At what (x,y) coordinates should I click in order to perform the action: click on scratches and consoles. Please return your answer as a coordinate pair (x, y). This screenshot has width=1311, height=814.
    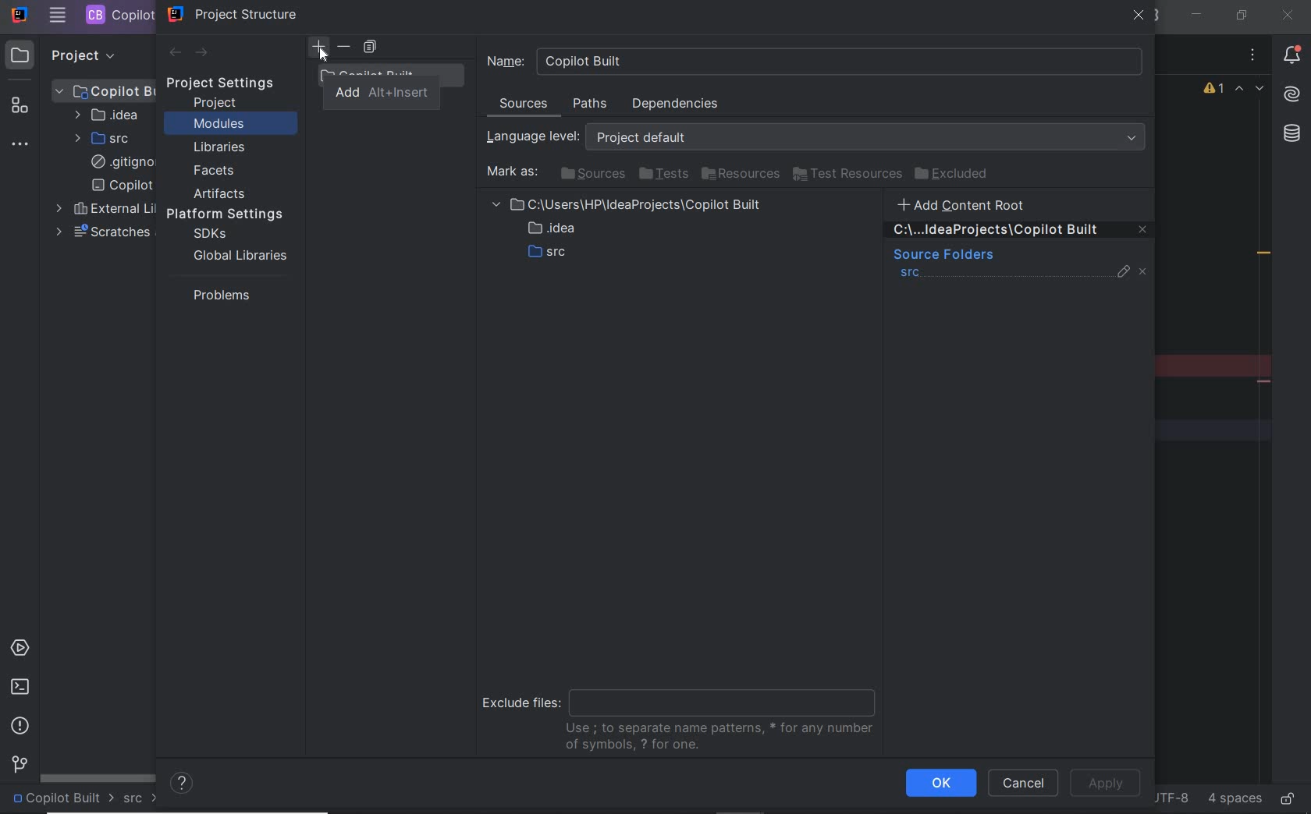
    Looking at the image, I should click on (102, 232).